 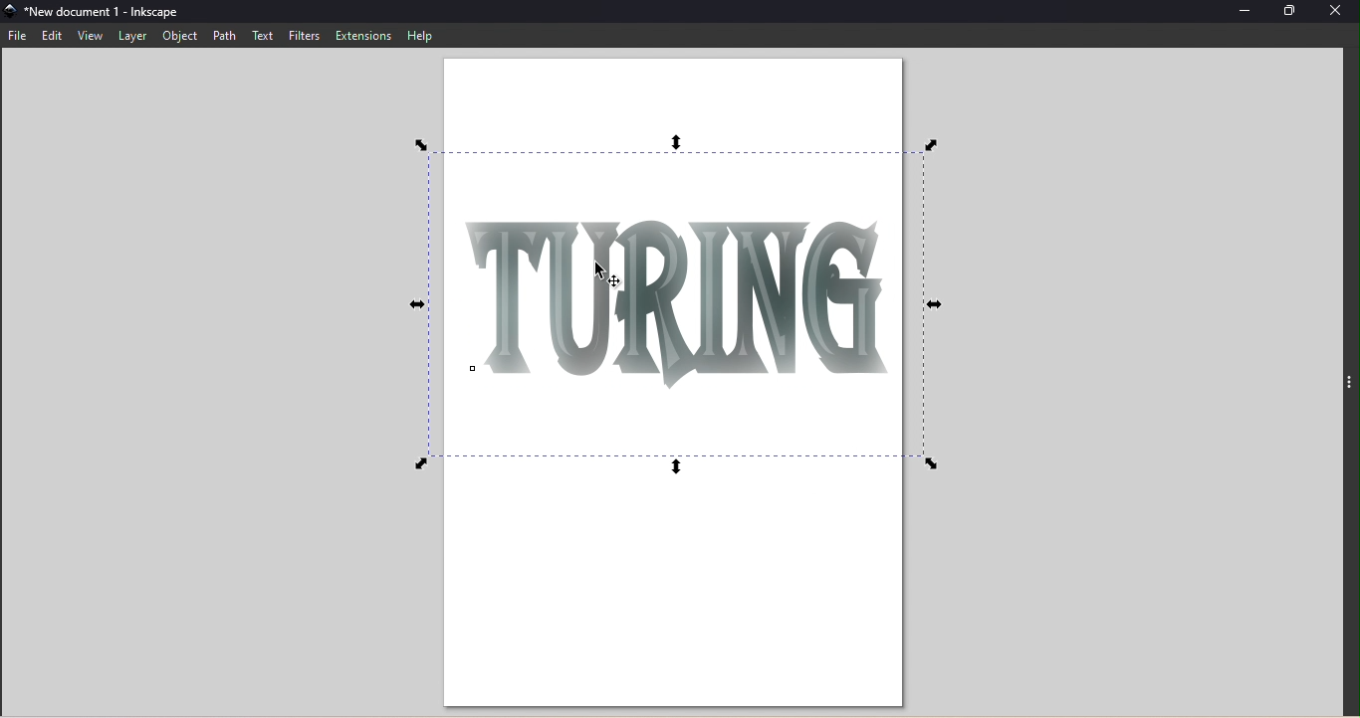 What do you see at coordinates (362, 34) in the screenshot?
I see `Extensions` at bounding box center [362, 34].